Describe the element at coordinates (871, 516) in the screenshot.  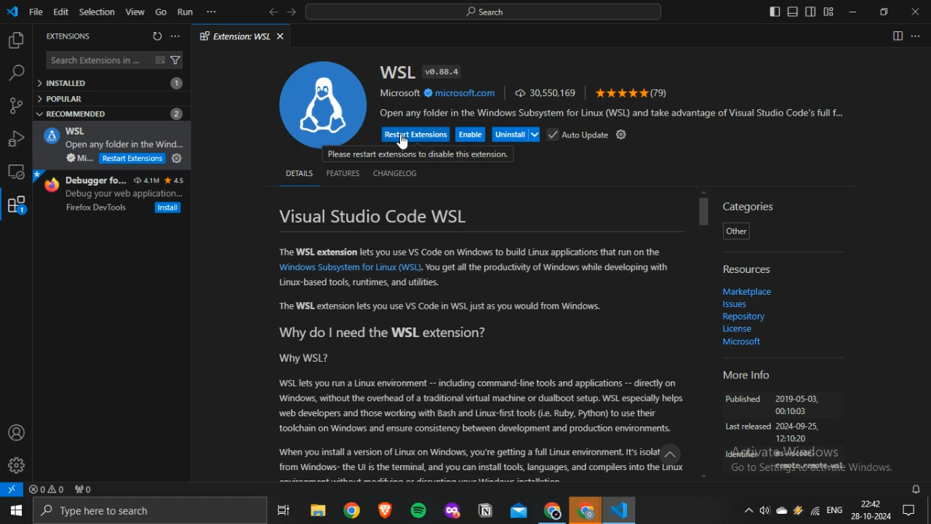
I see `28-10-2024` at that location.